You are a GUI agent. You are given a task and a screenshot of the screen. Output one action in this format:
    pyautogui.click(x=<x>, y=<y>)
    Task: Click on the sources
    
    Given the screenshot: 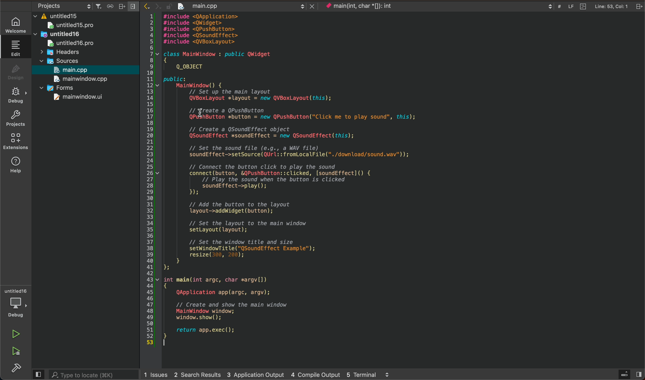 What is the action you would take?
    pyautogui.click(x=61, y=61)
    